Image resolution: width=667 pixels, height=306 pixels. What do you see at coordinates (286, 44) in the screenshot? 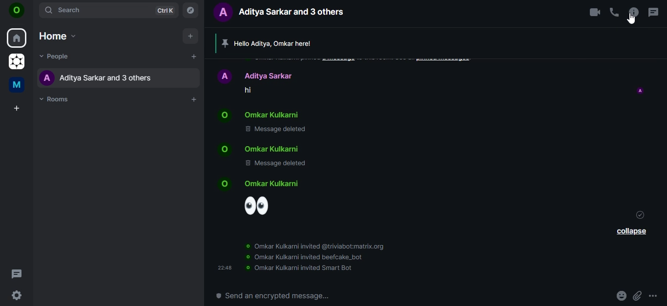
I see ` Hello Aditya, Omkar here!` at bounding box center [286, 44].